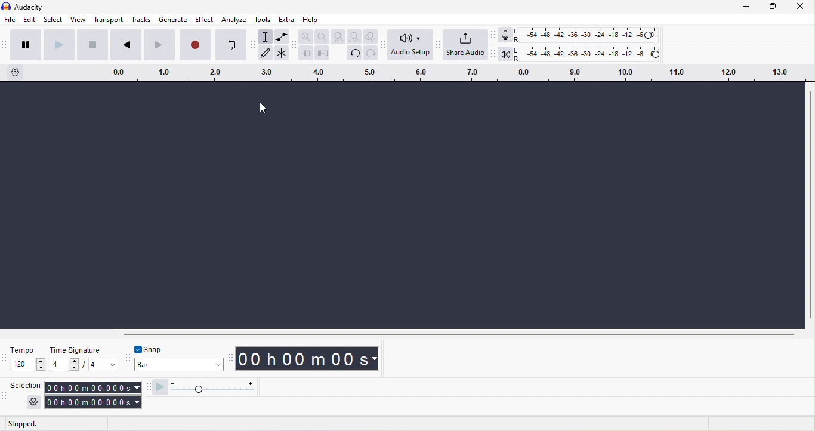 The image size is (815, 431). Describe the element at coordinates (770, 7) in the screenshot. I see `maximize` at that location.